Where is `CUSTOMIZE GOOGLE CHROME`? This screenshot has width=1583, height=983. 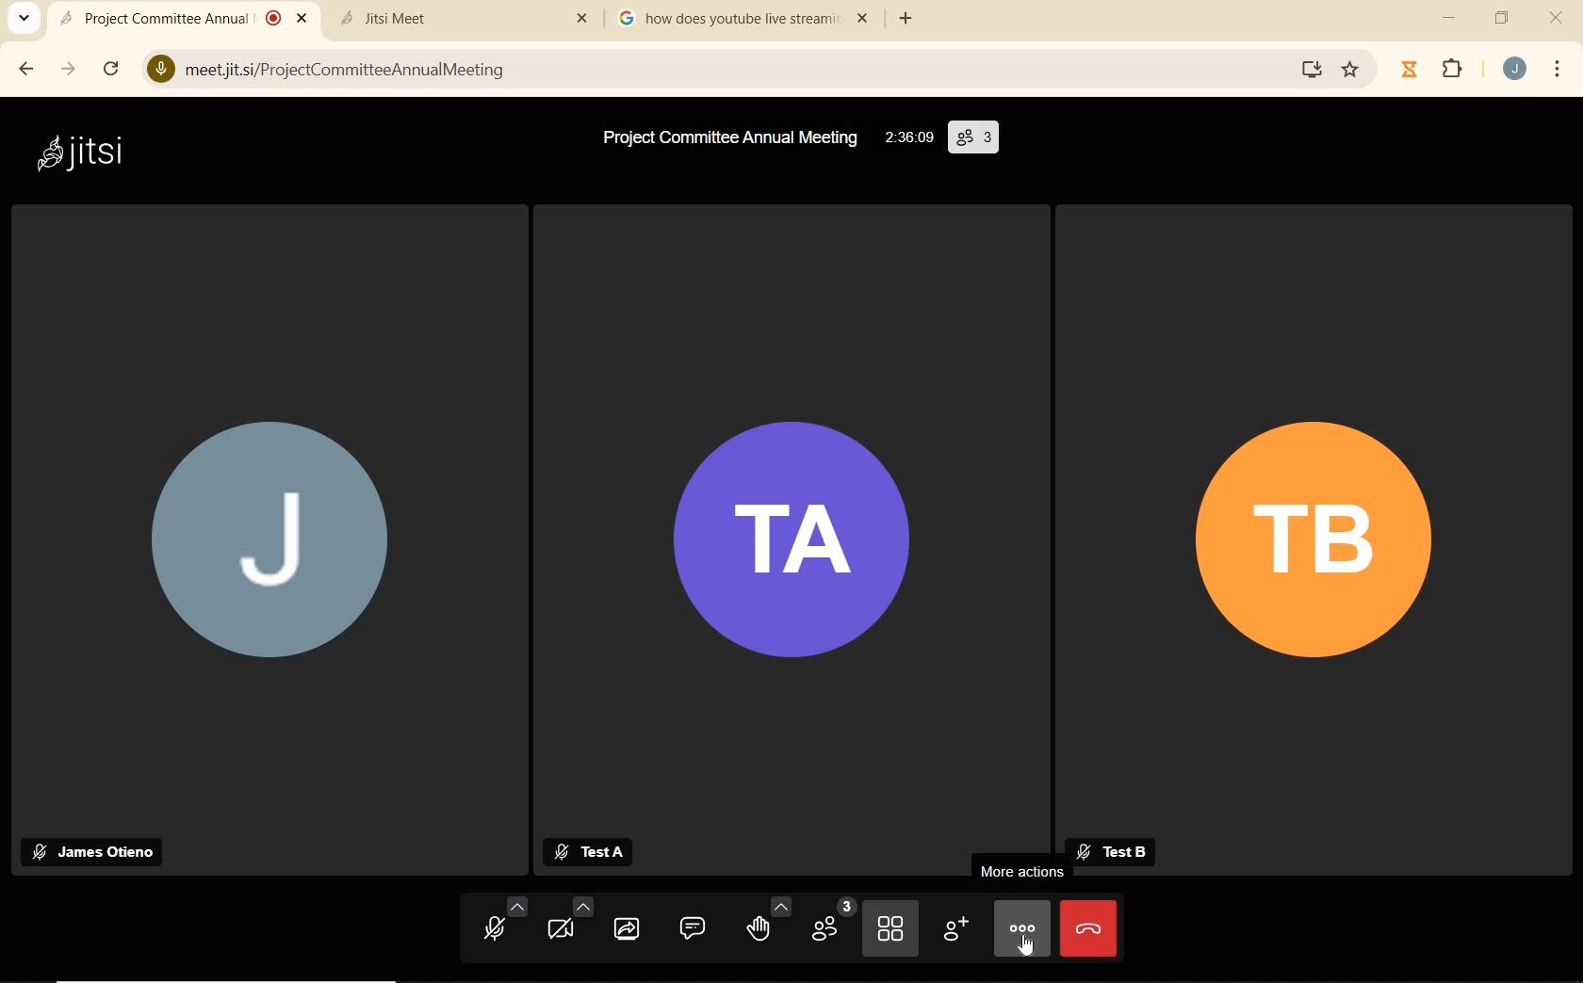
CUSTOMIZE GOOGLE CHROME is located at coordinates (1556, 69).